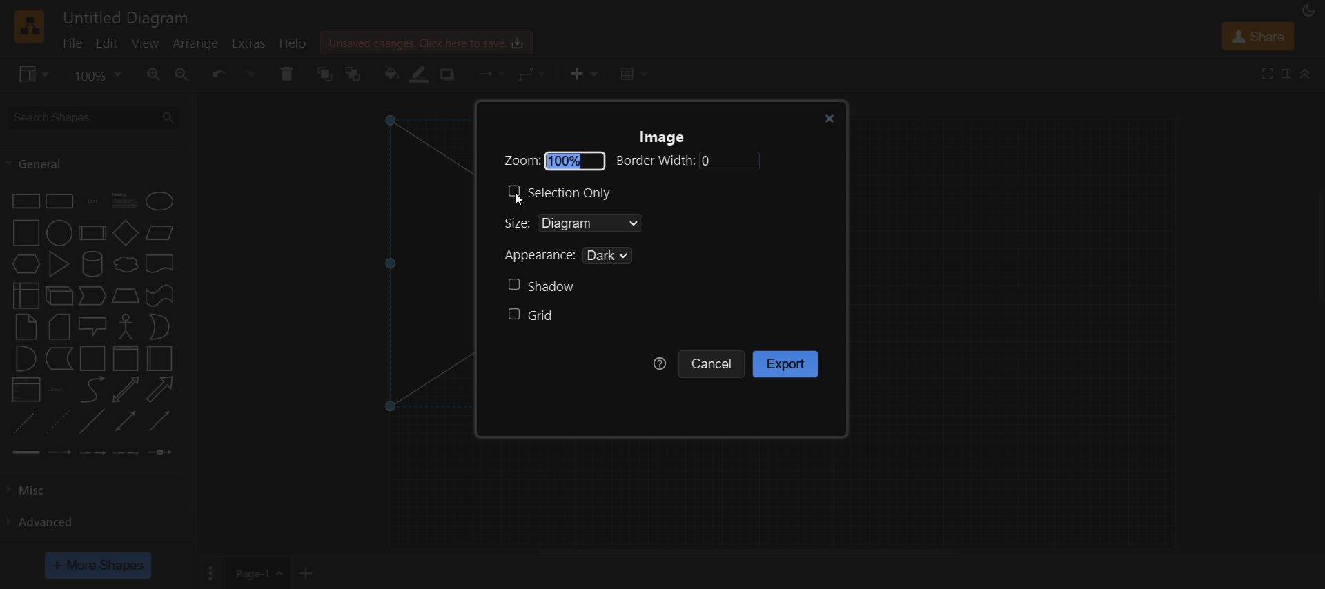 The height and width of the screenshot is (589, 1325). I want to click on grid, so click(532, 317).